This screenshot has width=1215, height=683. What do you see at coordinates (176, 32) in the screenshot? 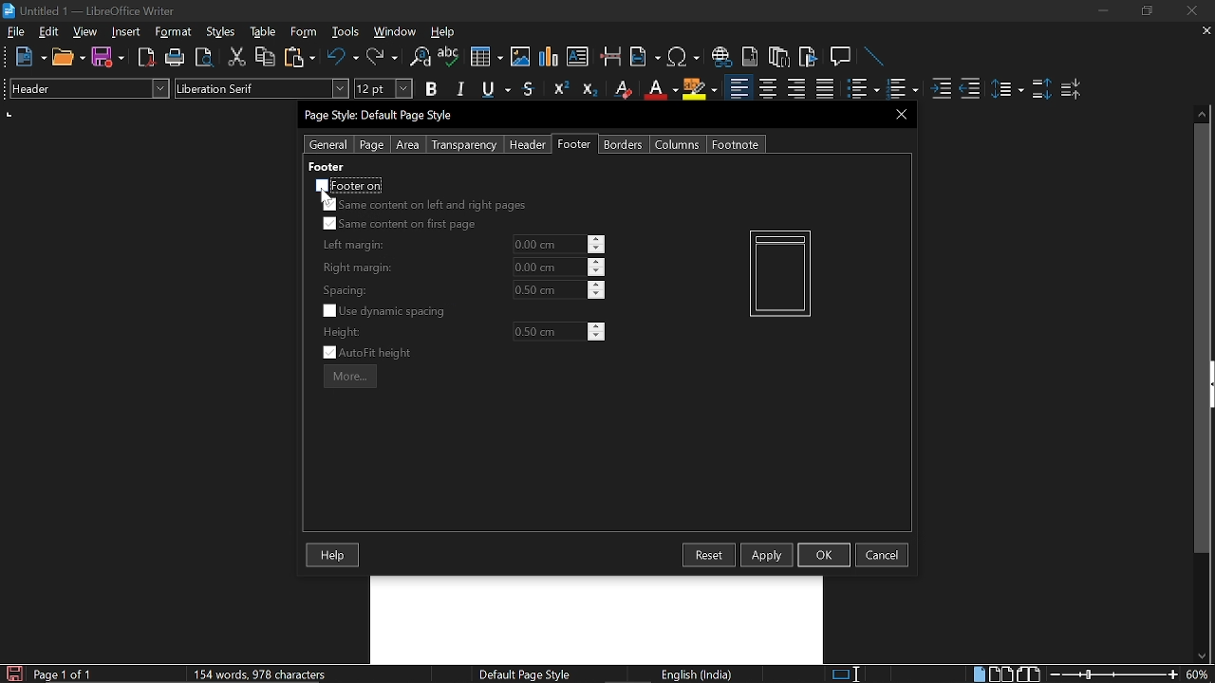
I see `Format` at bounding box center [176, 32].